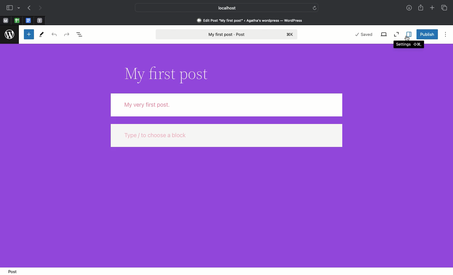 This screenshot has height=275, width=453. Describe the element at coordinates (250, 20) in the screenshot. I see `Edit post 'my first post' < agatha's wordpress - wordpress` at that location.